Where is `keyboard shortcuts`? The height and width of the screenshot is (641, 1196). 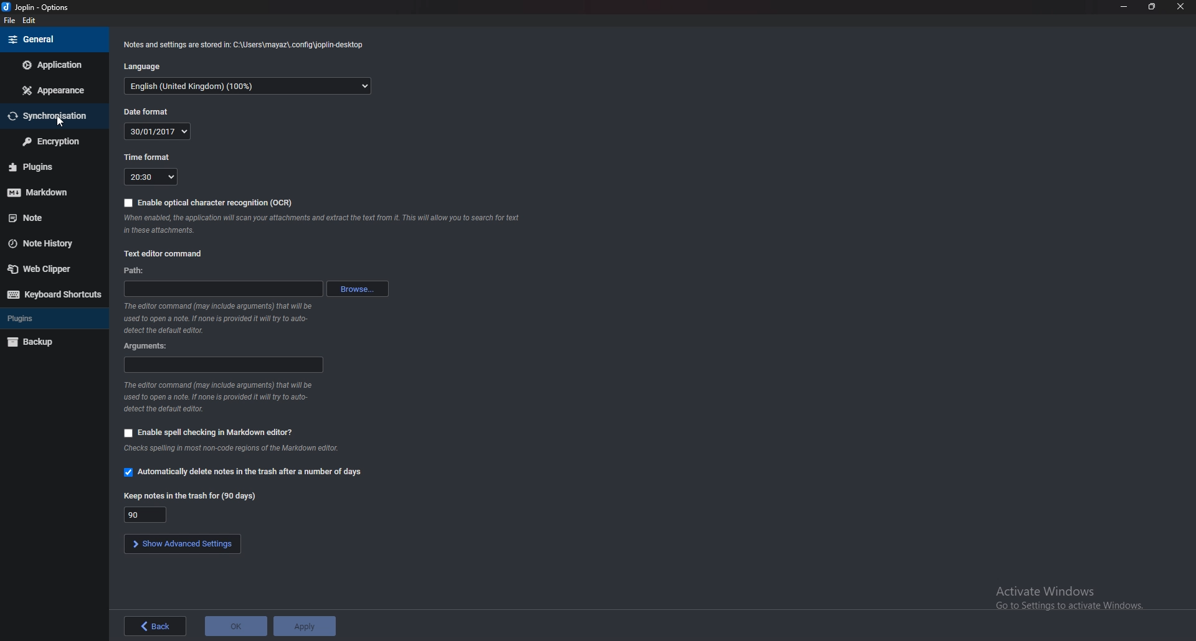 keyboard shortcuts is located at coordinates (54, 295).